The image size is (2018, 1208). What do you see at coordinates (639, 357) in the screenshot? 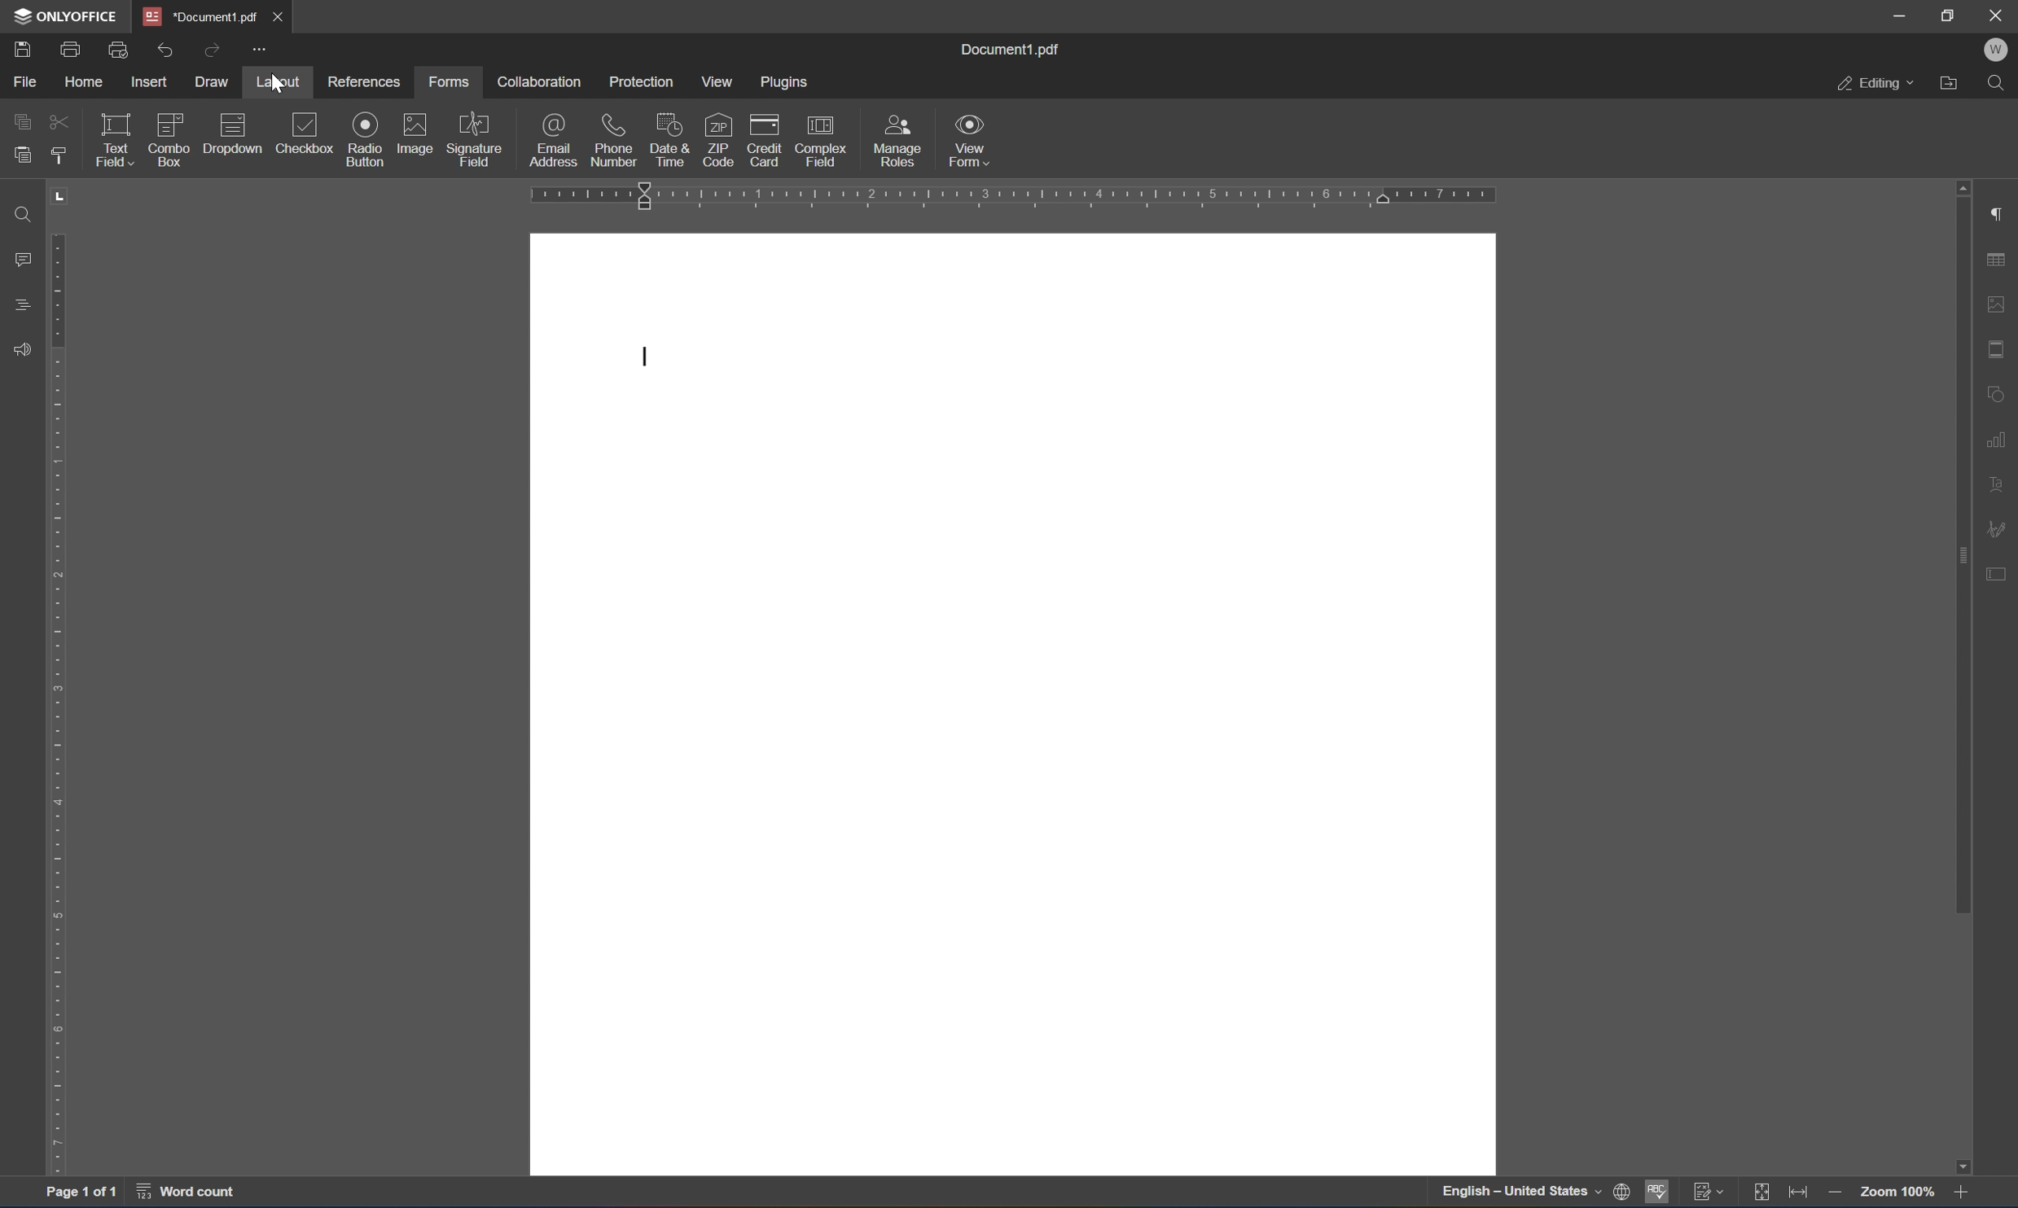
I see `Typing cursor` at bounding box center [639, 357].